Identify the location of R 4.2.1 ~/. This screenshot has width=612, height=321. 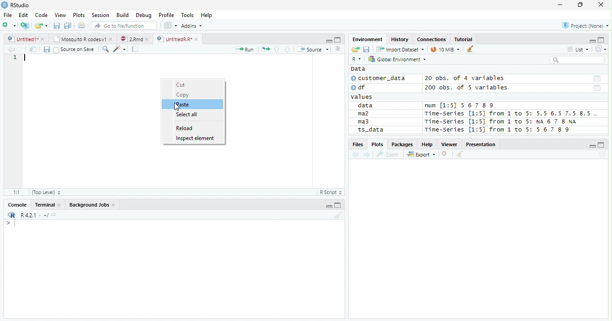
(34, 215).